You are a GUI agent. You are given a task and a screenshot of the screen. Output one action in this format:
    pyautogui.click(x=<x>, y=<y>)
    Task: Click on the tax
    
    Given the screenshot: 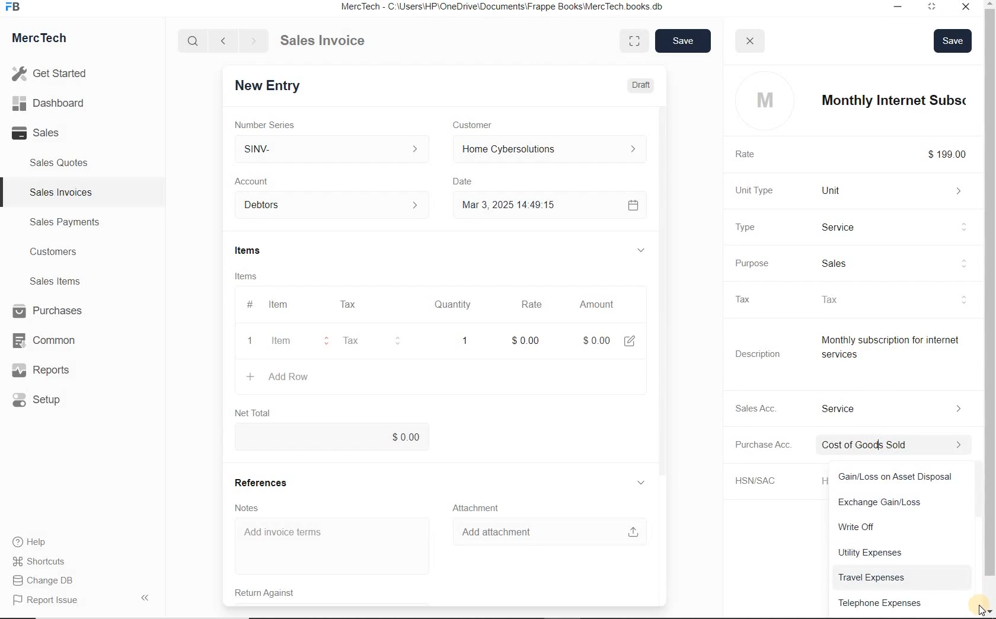 What is the action you would take?
    pyautogui.click(x=899, y=299)
    